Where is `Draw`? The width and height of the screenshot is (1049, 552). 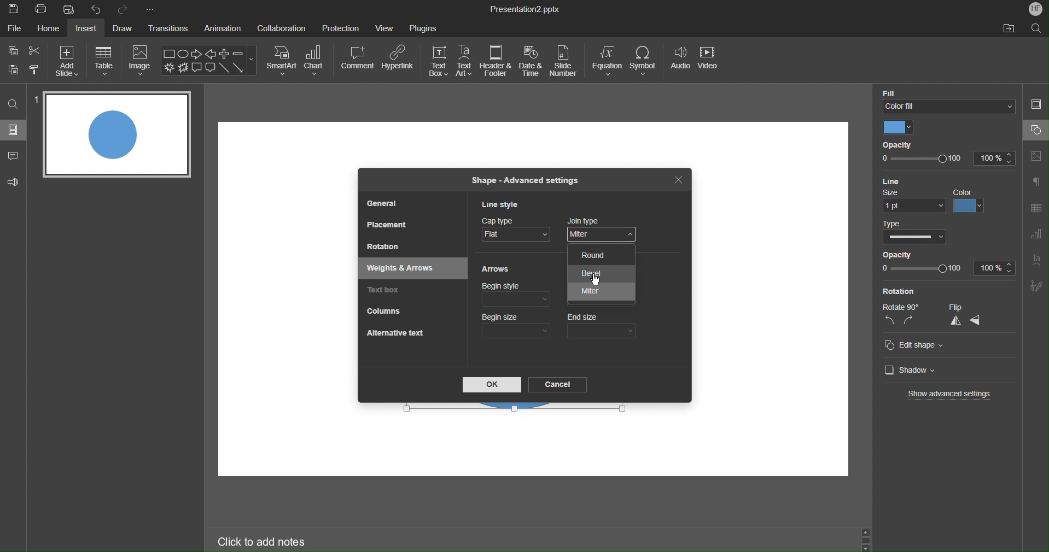
Draw is located at coordinates (125, 28).